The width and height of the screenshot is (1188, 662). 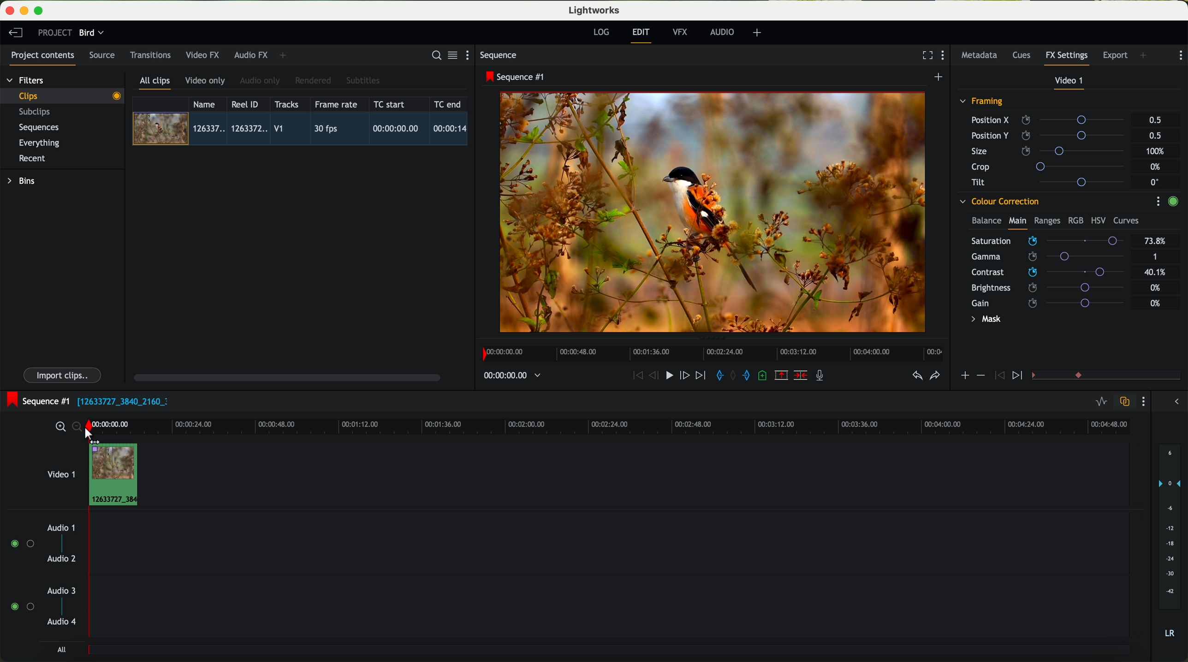 I want to click on redo, so click(x=935, y=376).